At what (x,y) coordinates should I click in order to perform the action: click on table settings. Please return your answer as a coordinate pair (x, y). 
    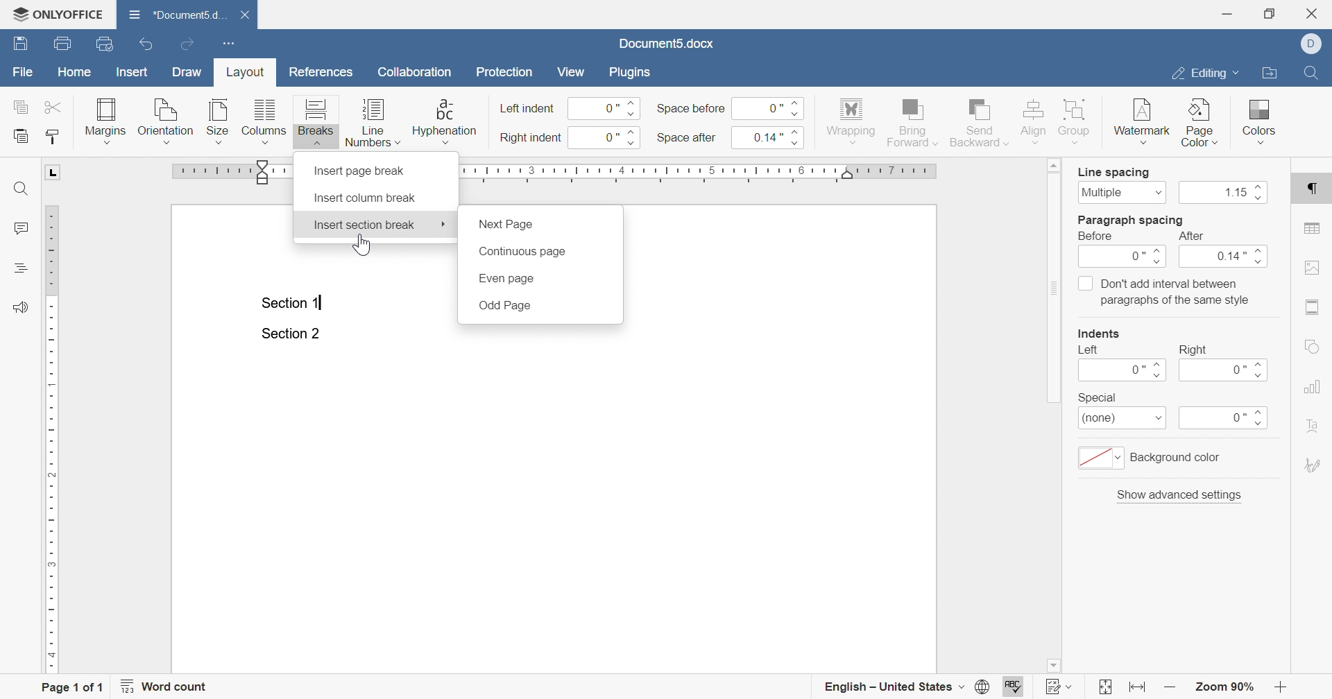
    Looking at the image, I should click on (1313, 228).